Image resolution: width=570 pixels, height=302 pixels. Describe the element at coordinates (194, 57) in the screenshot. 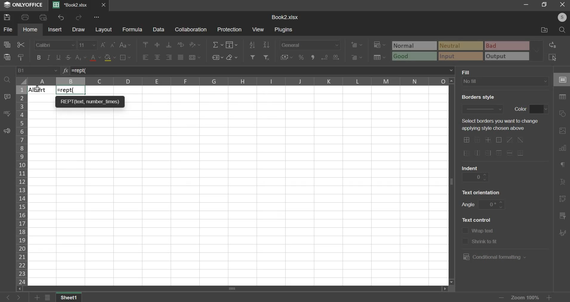

I see `merge & center` at that location.